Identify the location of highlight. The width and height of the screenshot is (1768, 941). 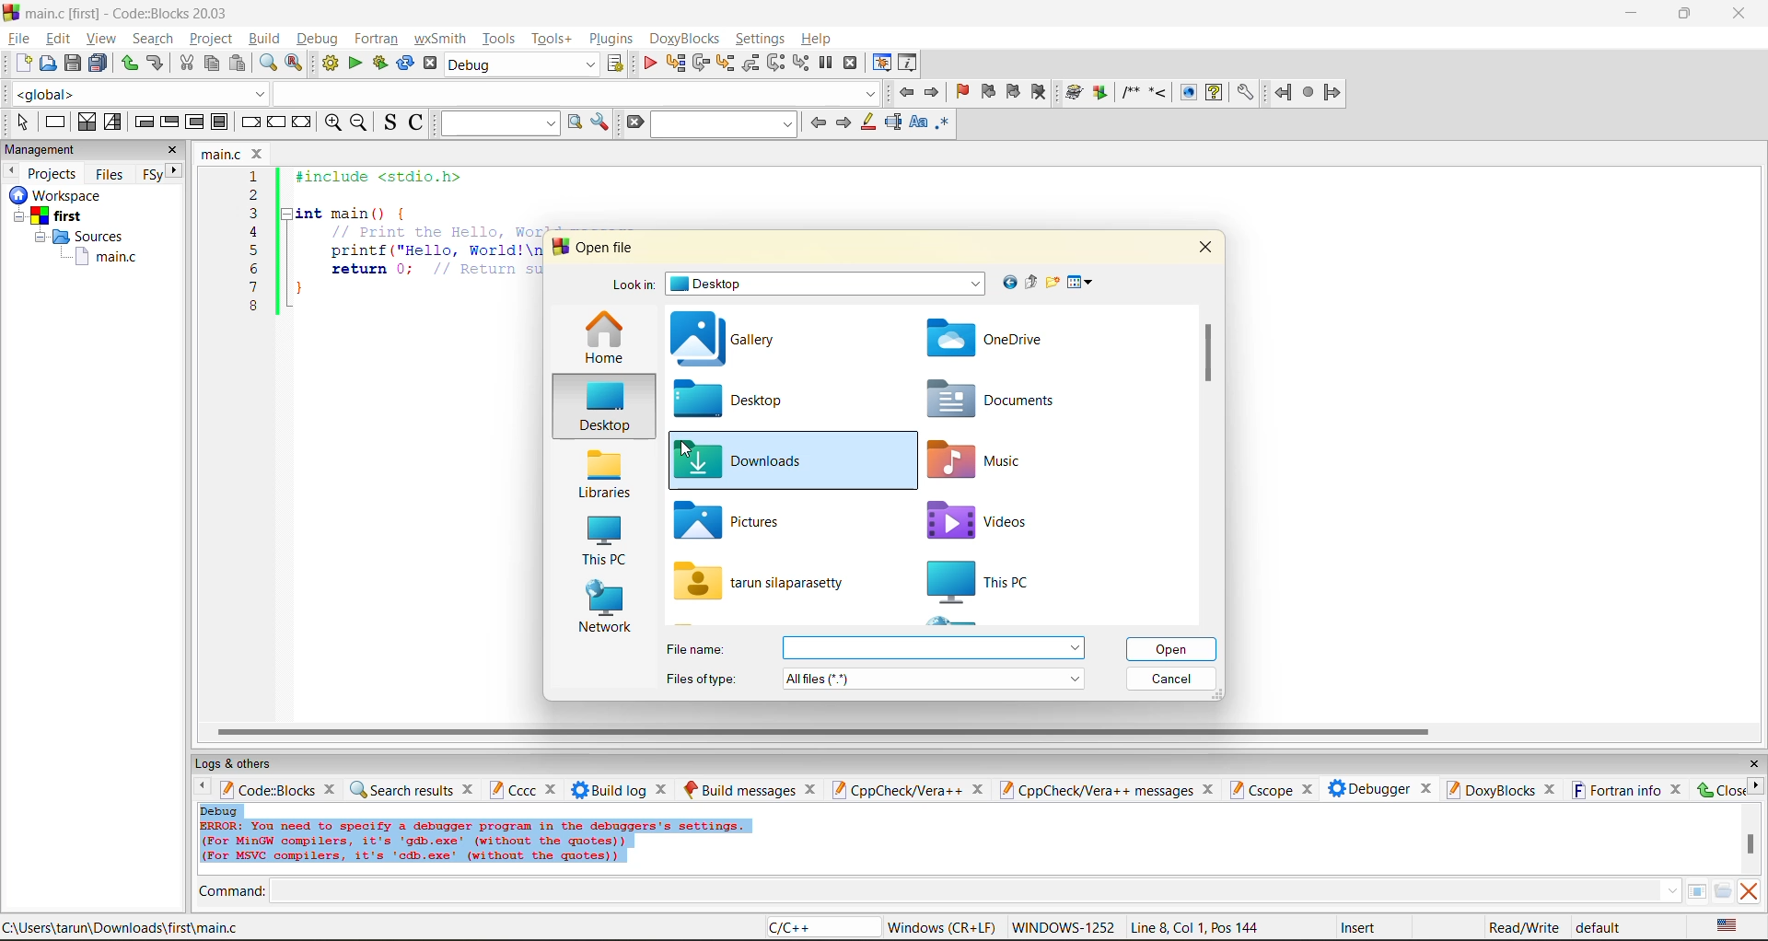
(867, 123).